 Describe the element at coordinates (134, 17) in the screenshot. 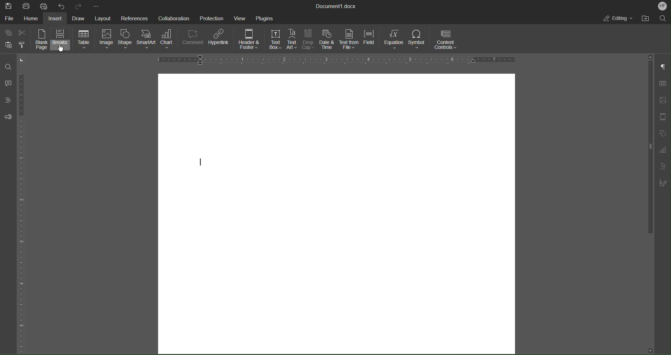

I see `References` at that location.